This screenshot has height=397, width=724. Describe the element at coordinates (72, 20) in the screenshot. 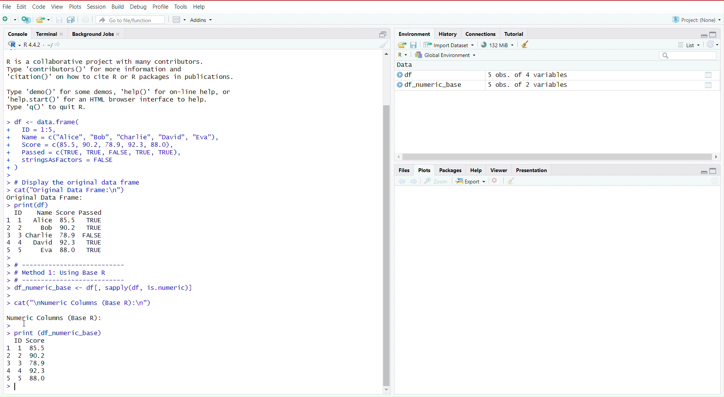

I see `save all open documents` at that location.